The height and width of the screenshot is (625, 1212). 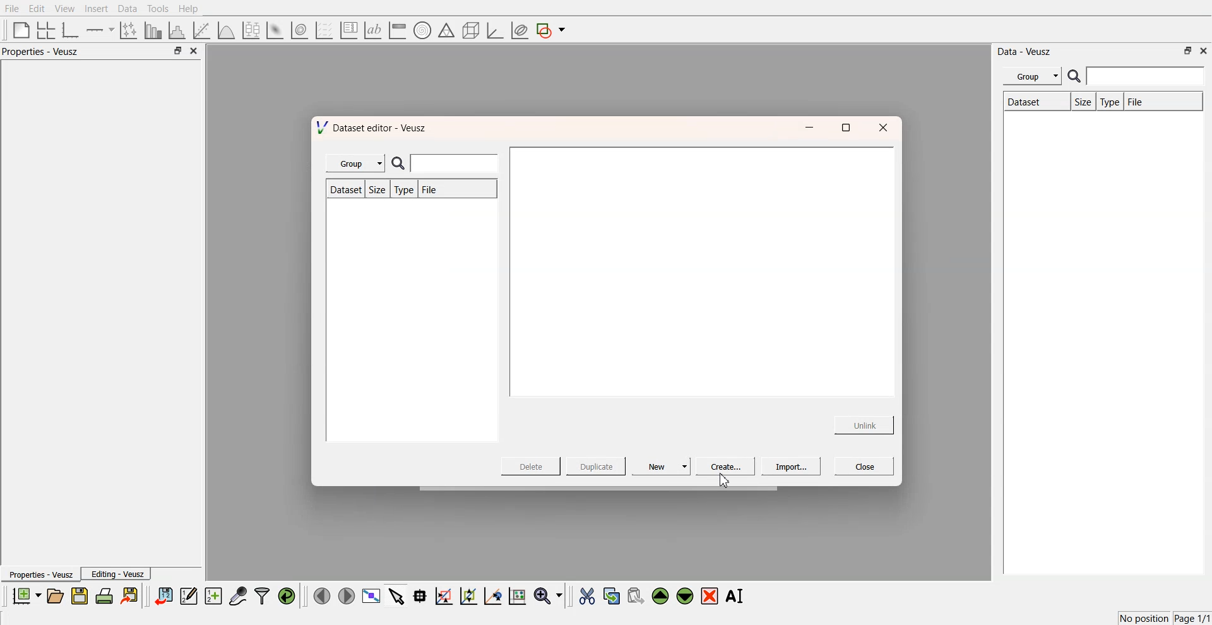 I want to click on enter search field, so click(x=1147, y=76).